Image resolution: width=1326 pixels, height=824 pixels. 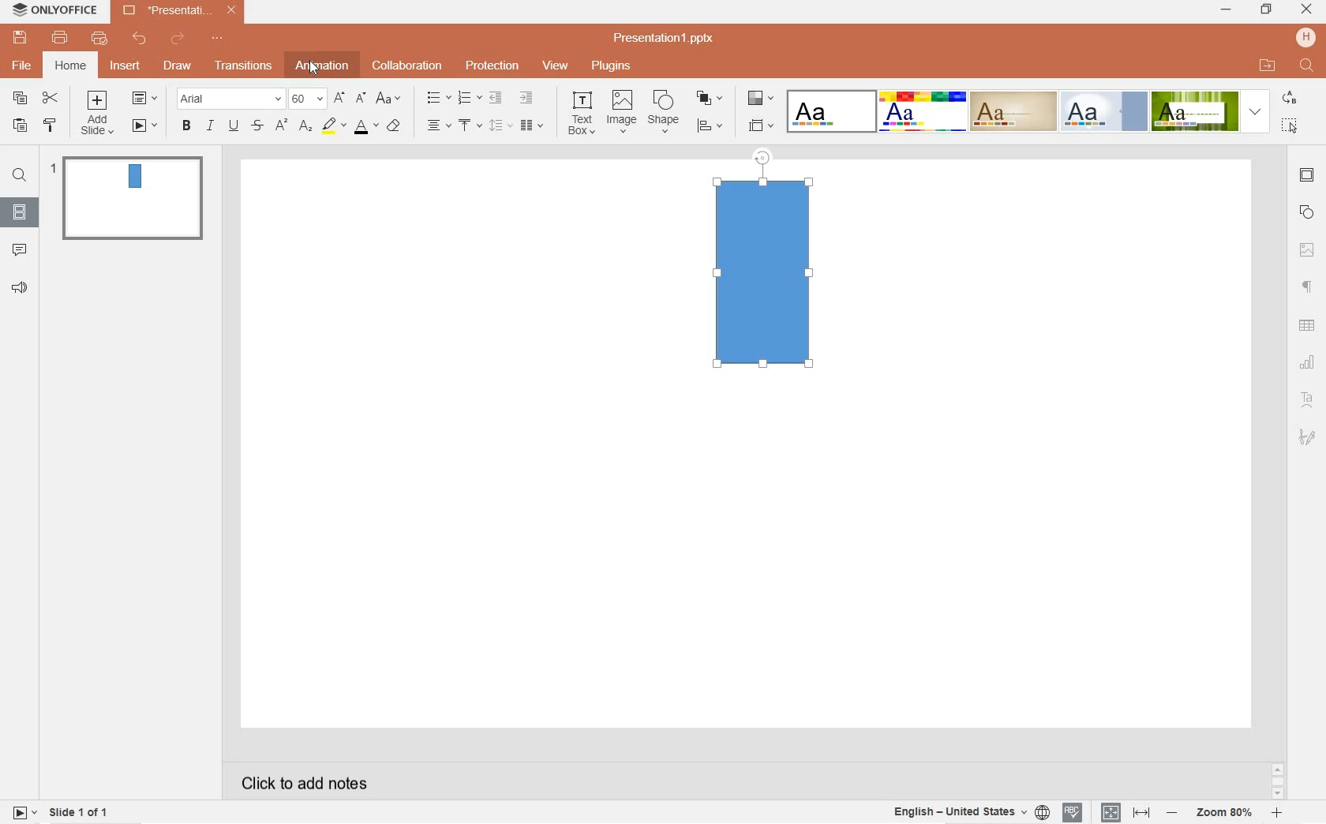 I want to click on arrange shape, so click(x=709, y=98).